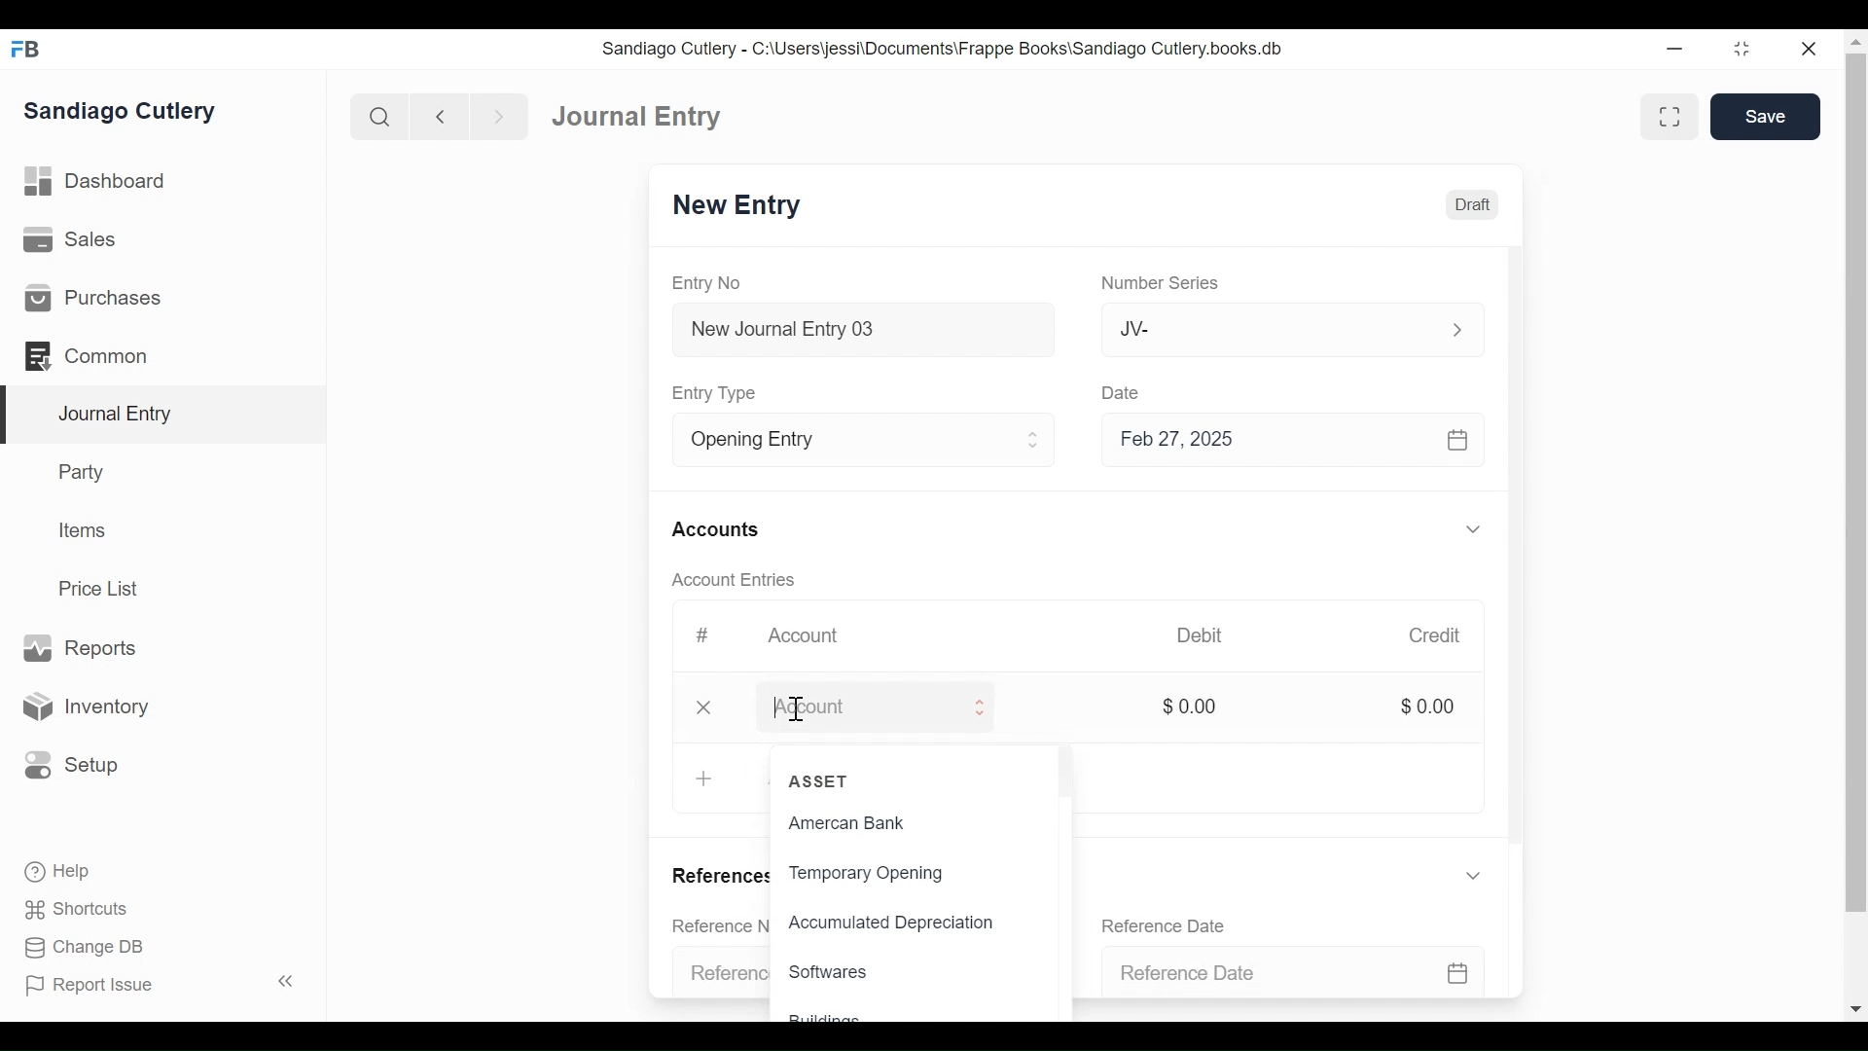 The image size is (1868, 1051). What do you see at coordinates (59, 872) in the screenshot?
I see `Help` at bounding box center [59, 872].